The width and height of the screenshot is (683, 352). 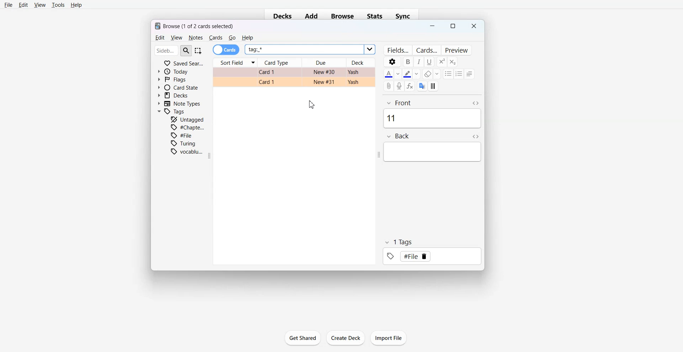 What do you see at coordinates (188, 127) in the screenshot?
I see `Chapter` at bounding box center [188, 127].